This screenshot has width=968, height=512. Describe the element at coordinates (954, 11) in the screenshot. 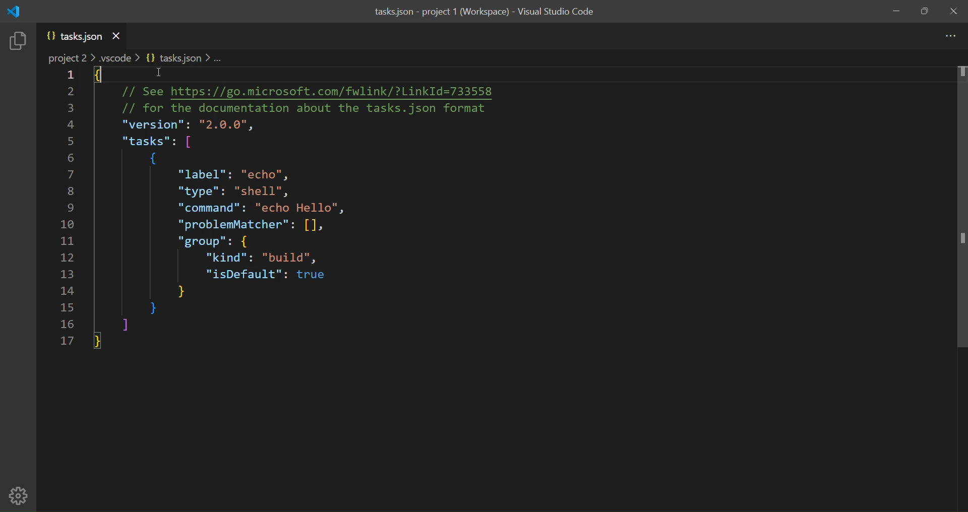

I see `close` at that location.